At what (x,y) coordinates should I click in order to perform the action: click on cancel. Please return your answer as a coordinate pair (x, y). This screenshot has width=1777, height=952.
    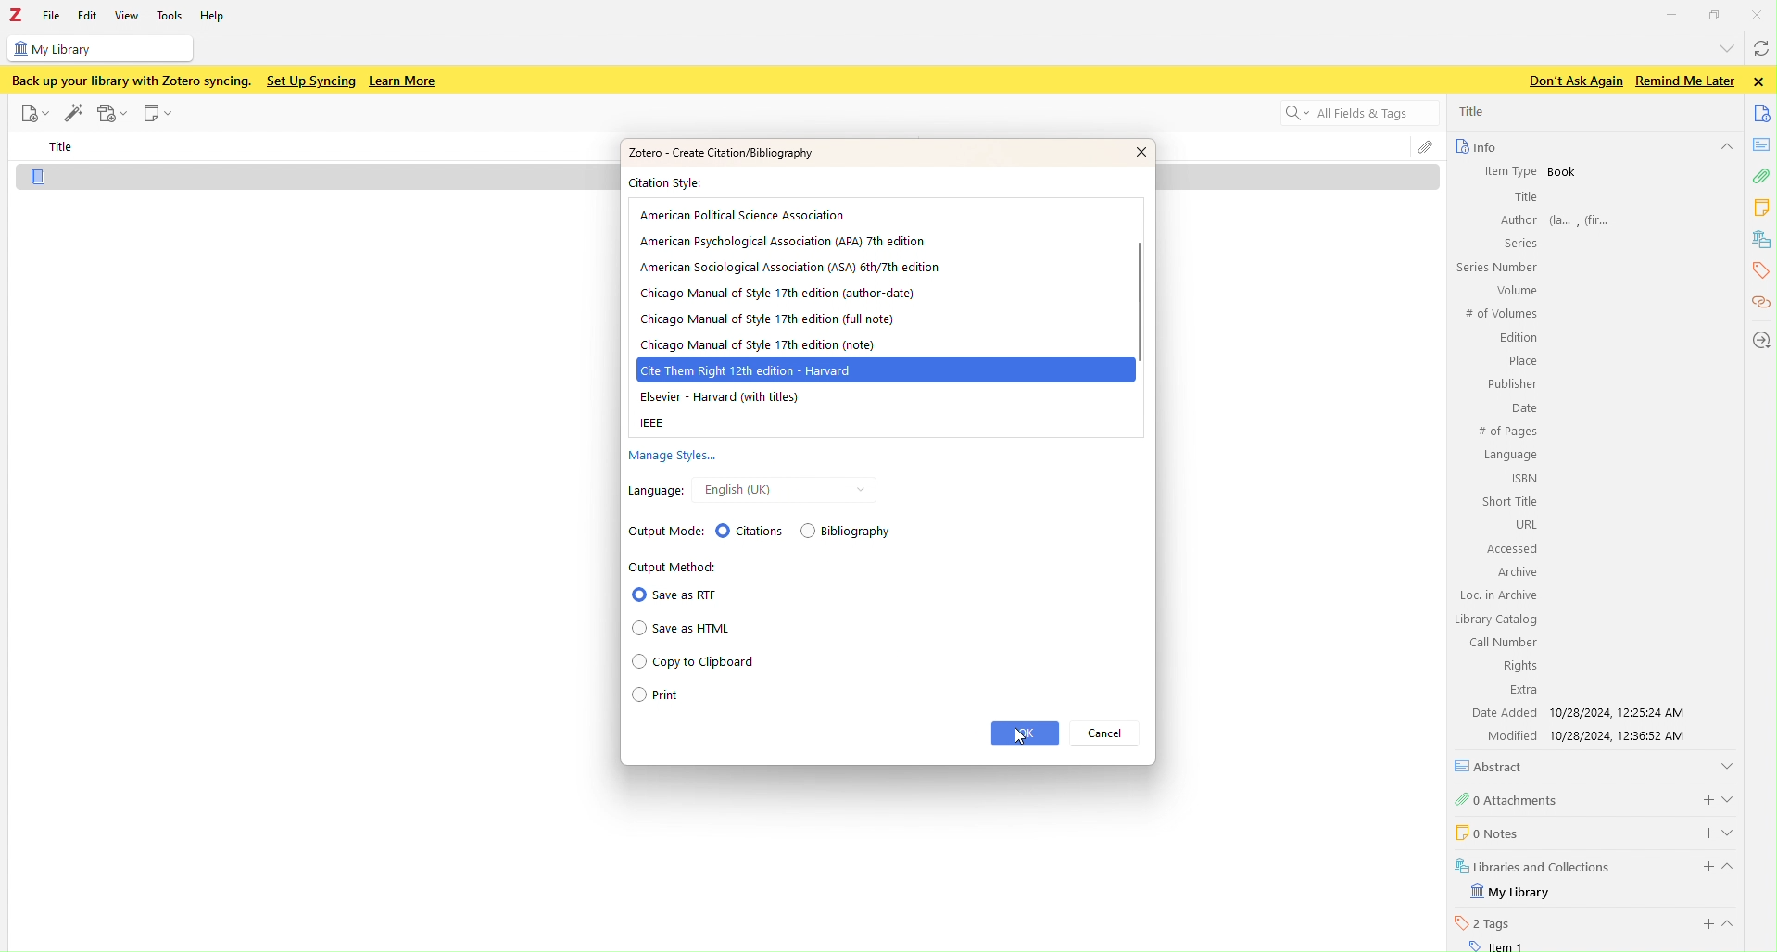
    Looking at the image, I should click on (1109, 733).